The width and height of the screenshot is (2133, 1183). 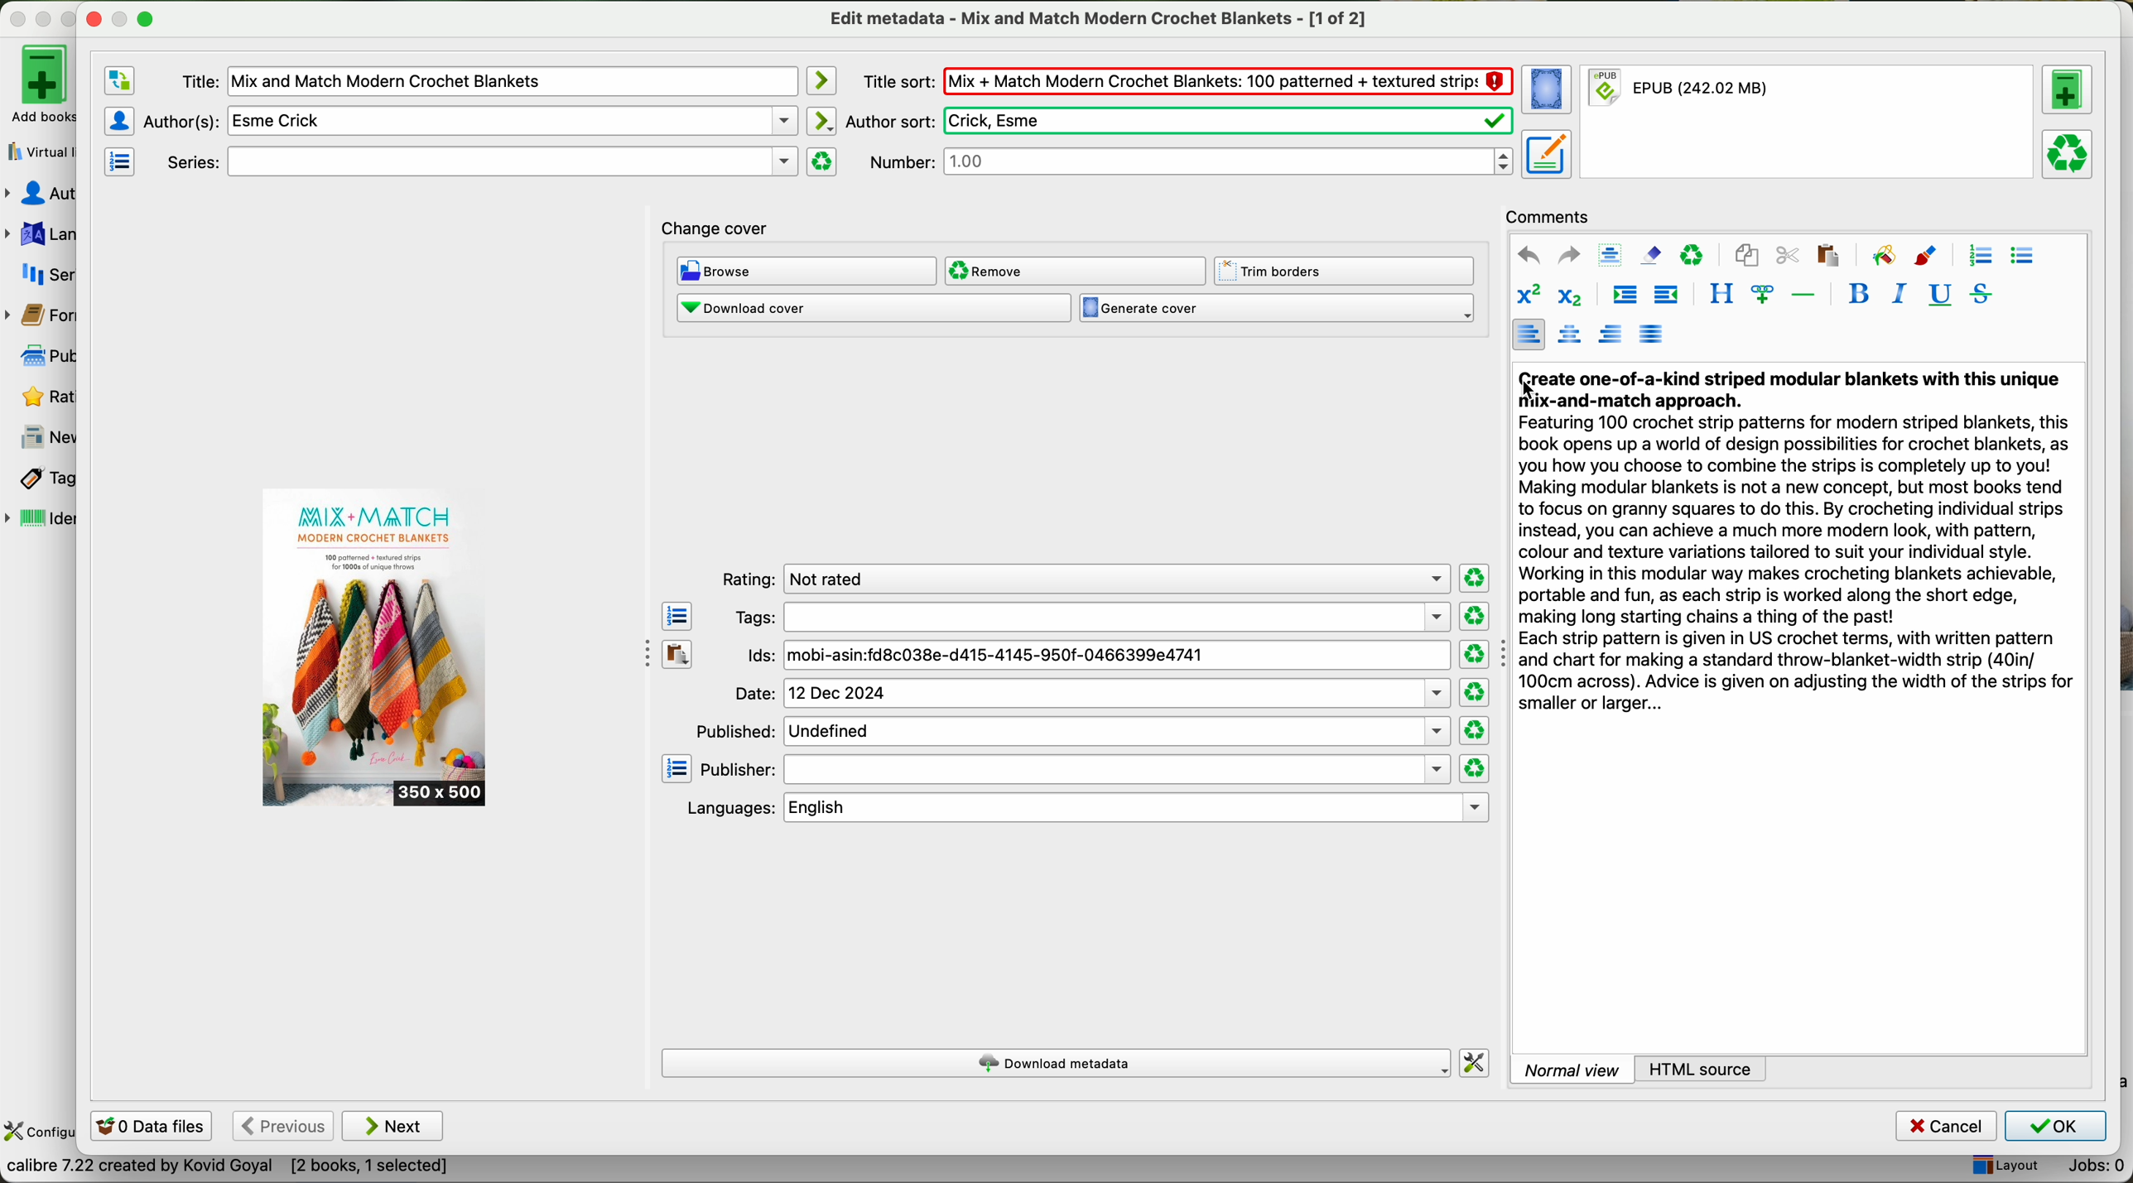 What do you see at coordinates (1529, 256) in the screenshot?
I see `undo` at bounding box center [1529, 256].